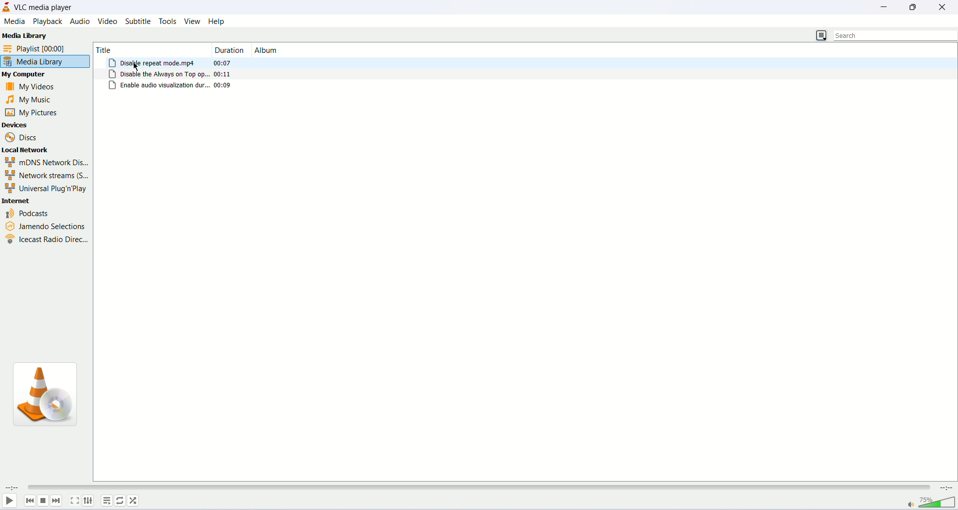  I want to click on jamendo selections, so click(43, 224).